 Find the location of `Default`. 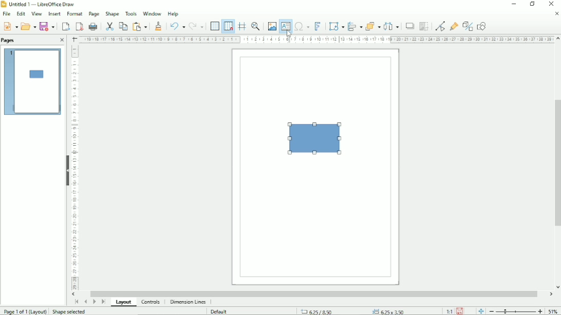

Default is located at coordinates (220, 311).